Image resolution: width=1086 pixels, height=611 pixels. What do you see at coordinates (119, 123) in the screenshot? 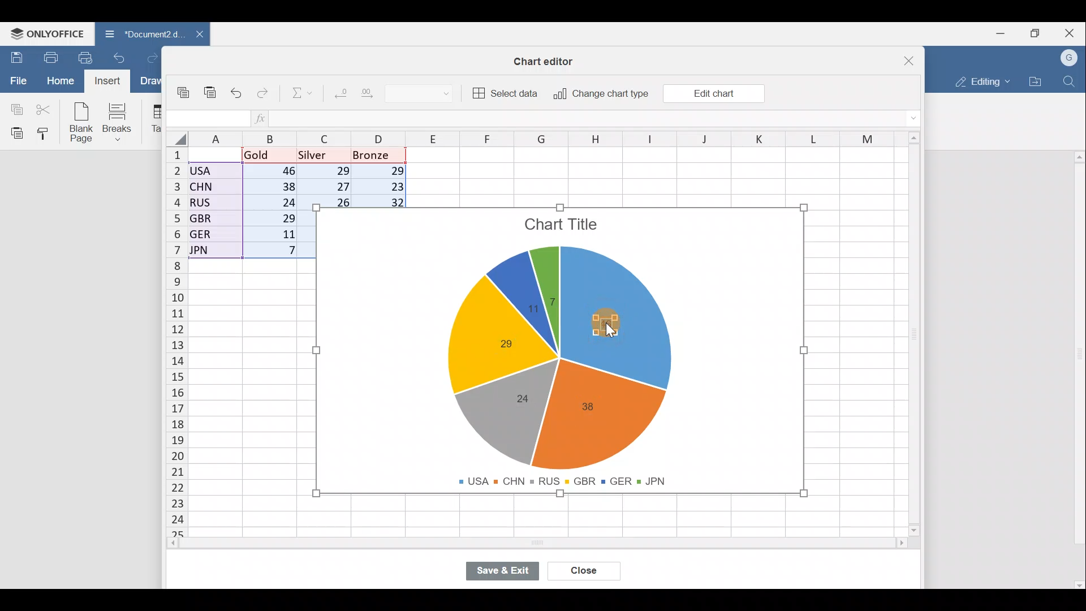
I see `Breaks` at bounding box center [119, 123].